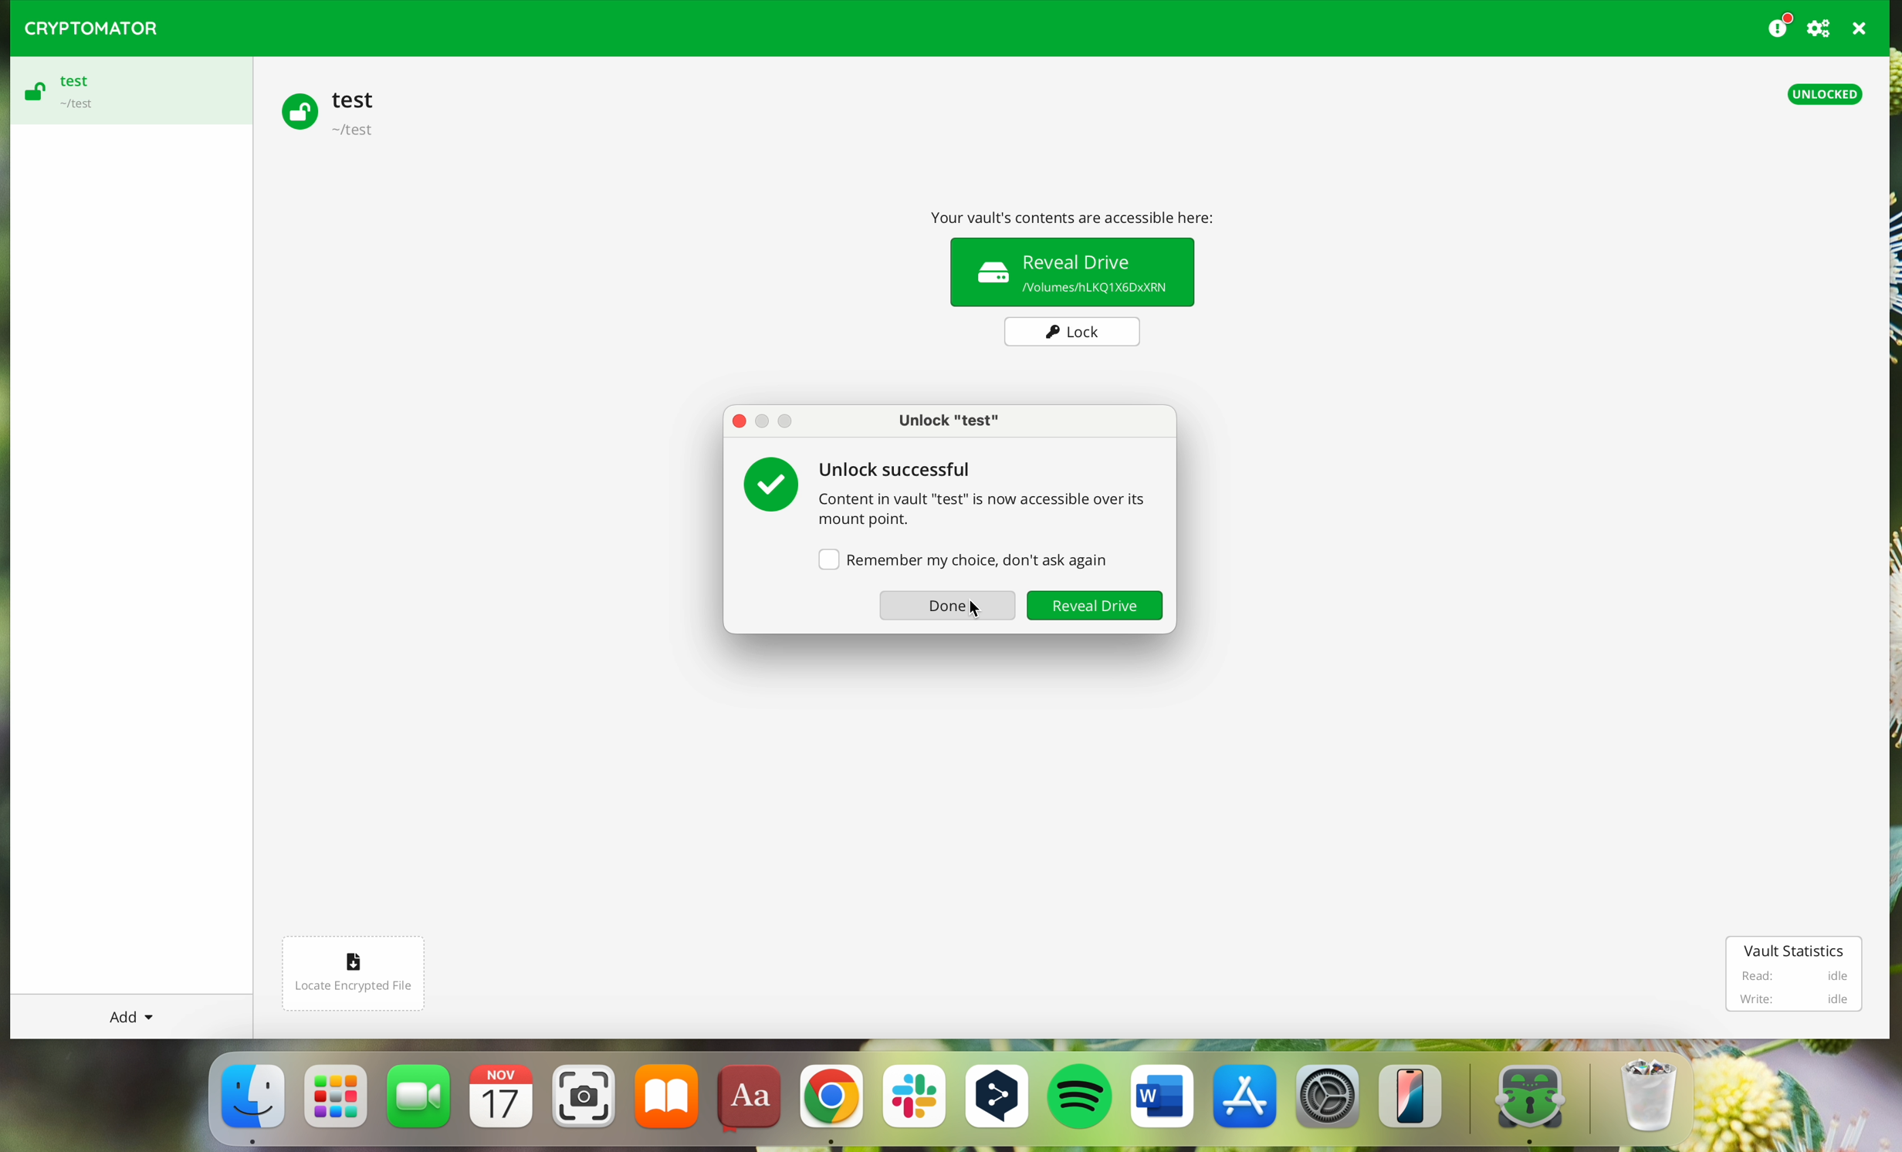 The height and width of the screenshot is (1152, 1902). Describe the element at coordinates (913, 1103) in the screenshot. I see `Slack` at that location.